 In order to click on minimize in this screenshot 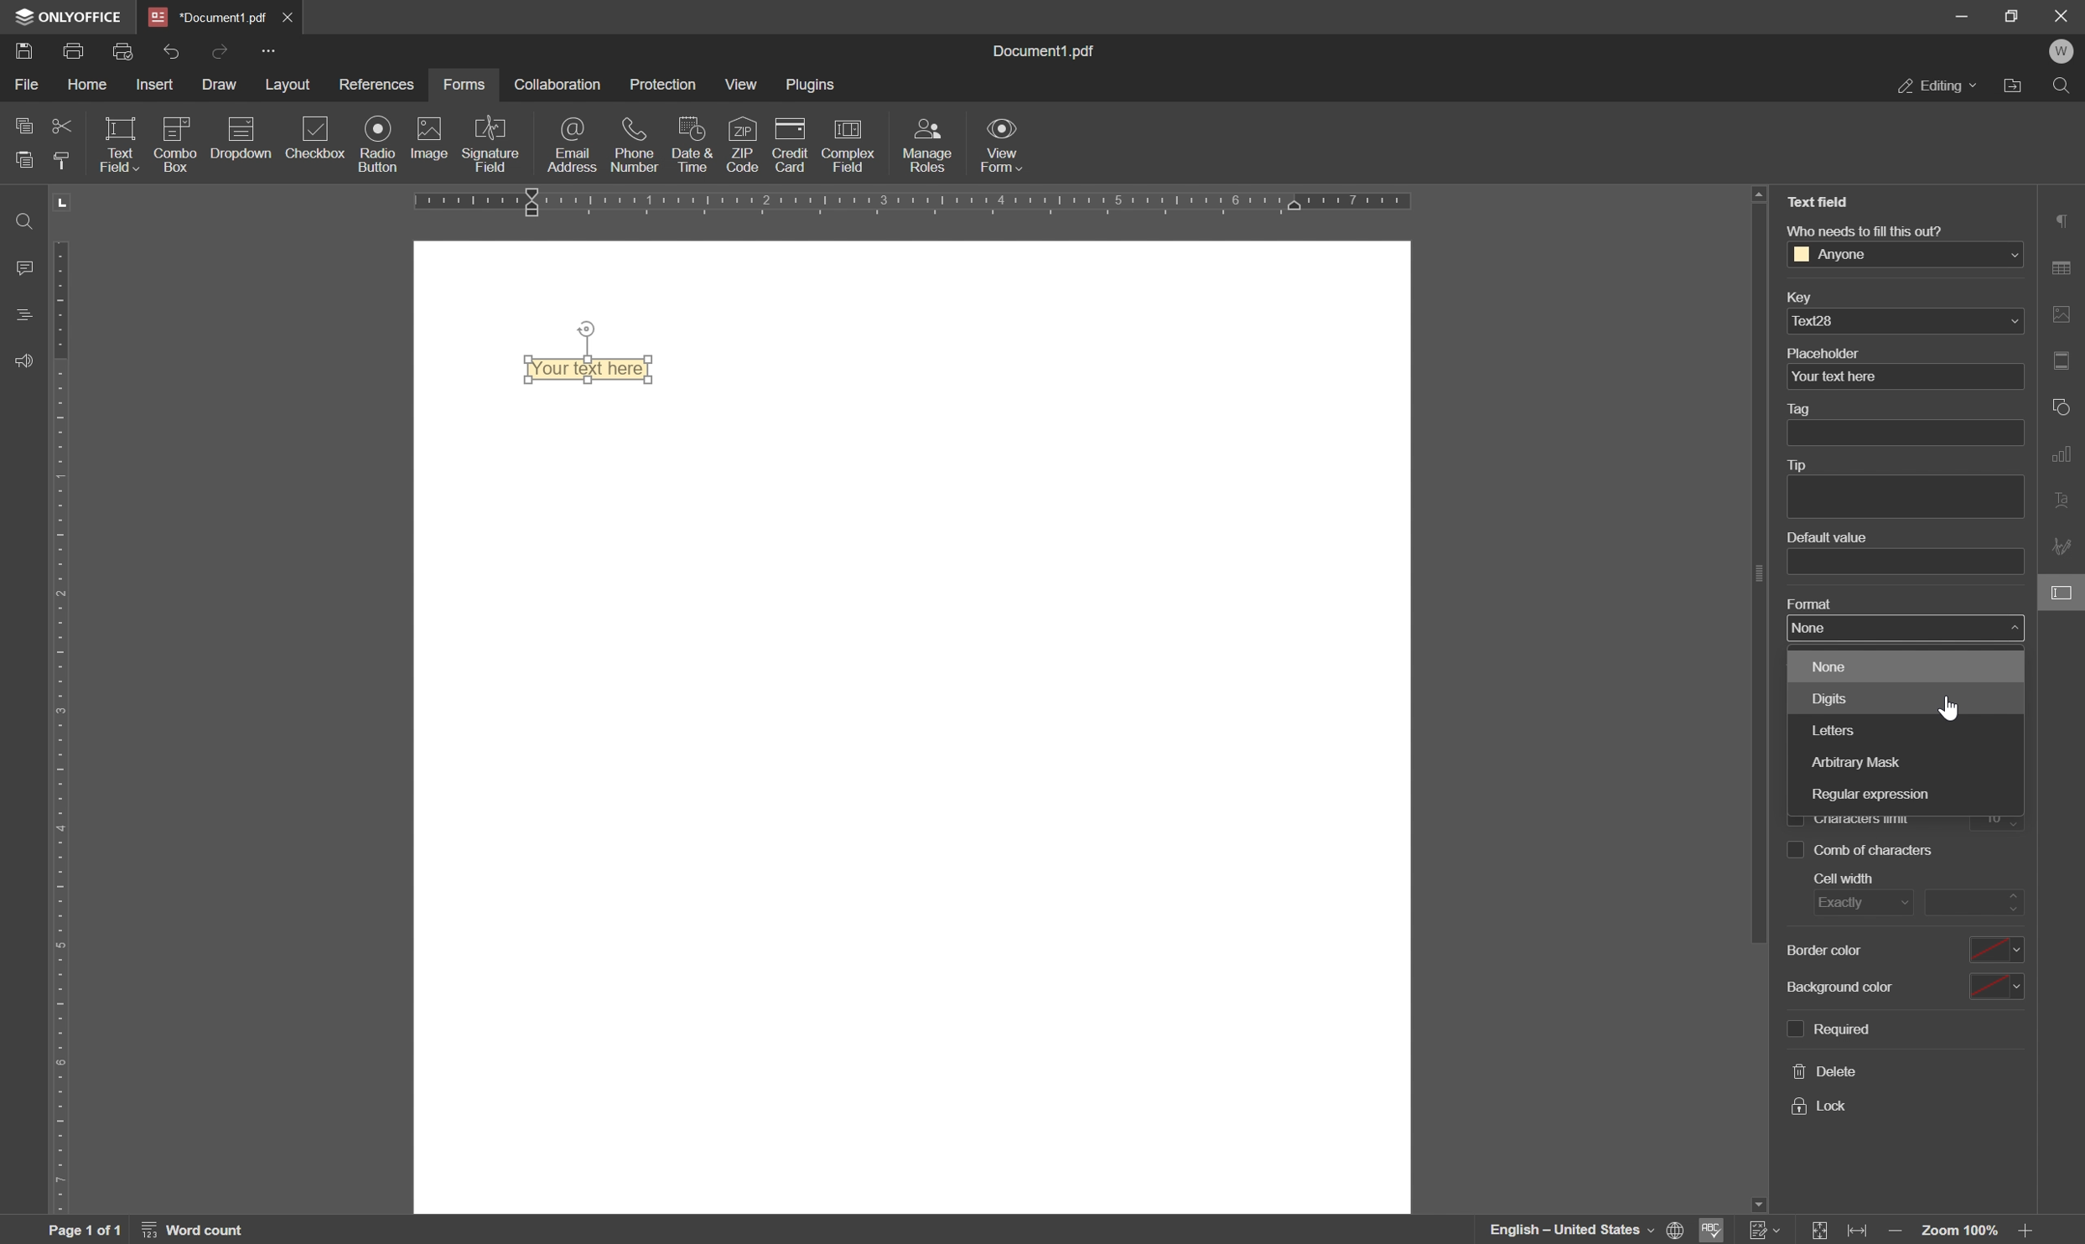, I will do `click(1963, 16)`.